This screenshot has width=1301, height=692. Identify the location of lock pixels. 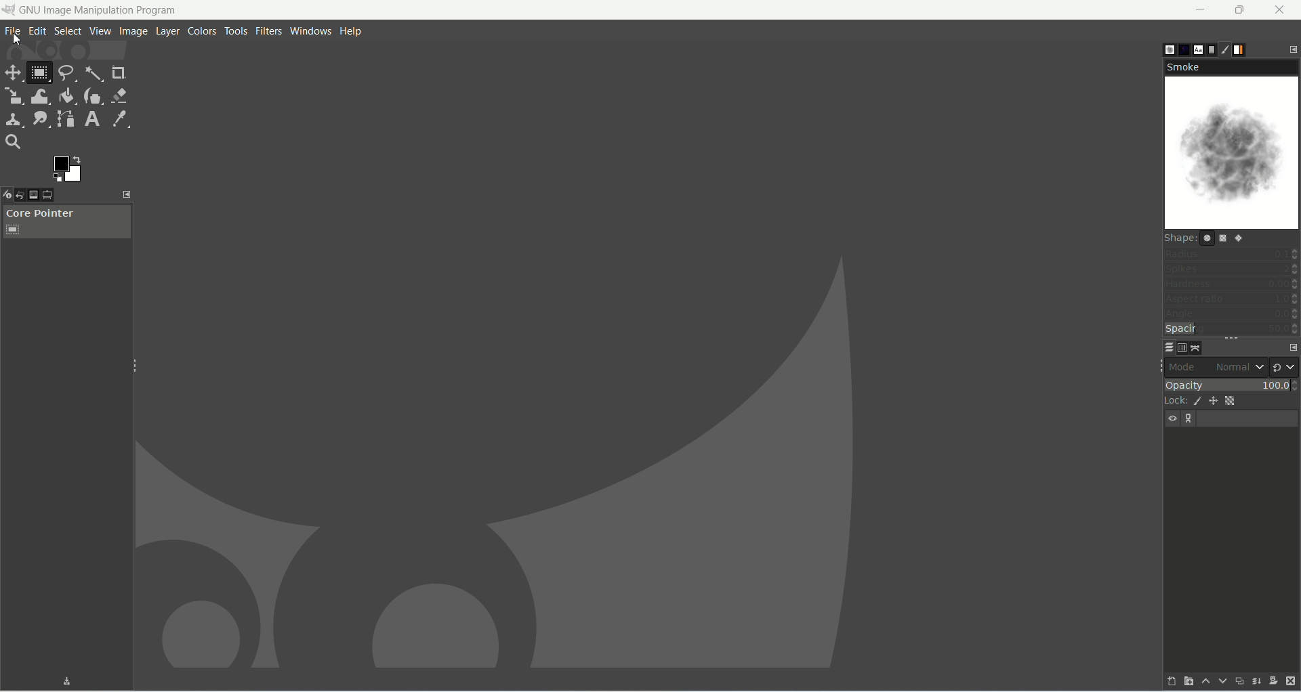
(1196, 402).